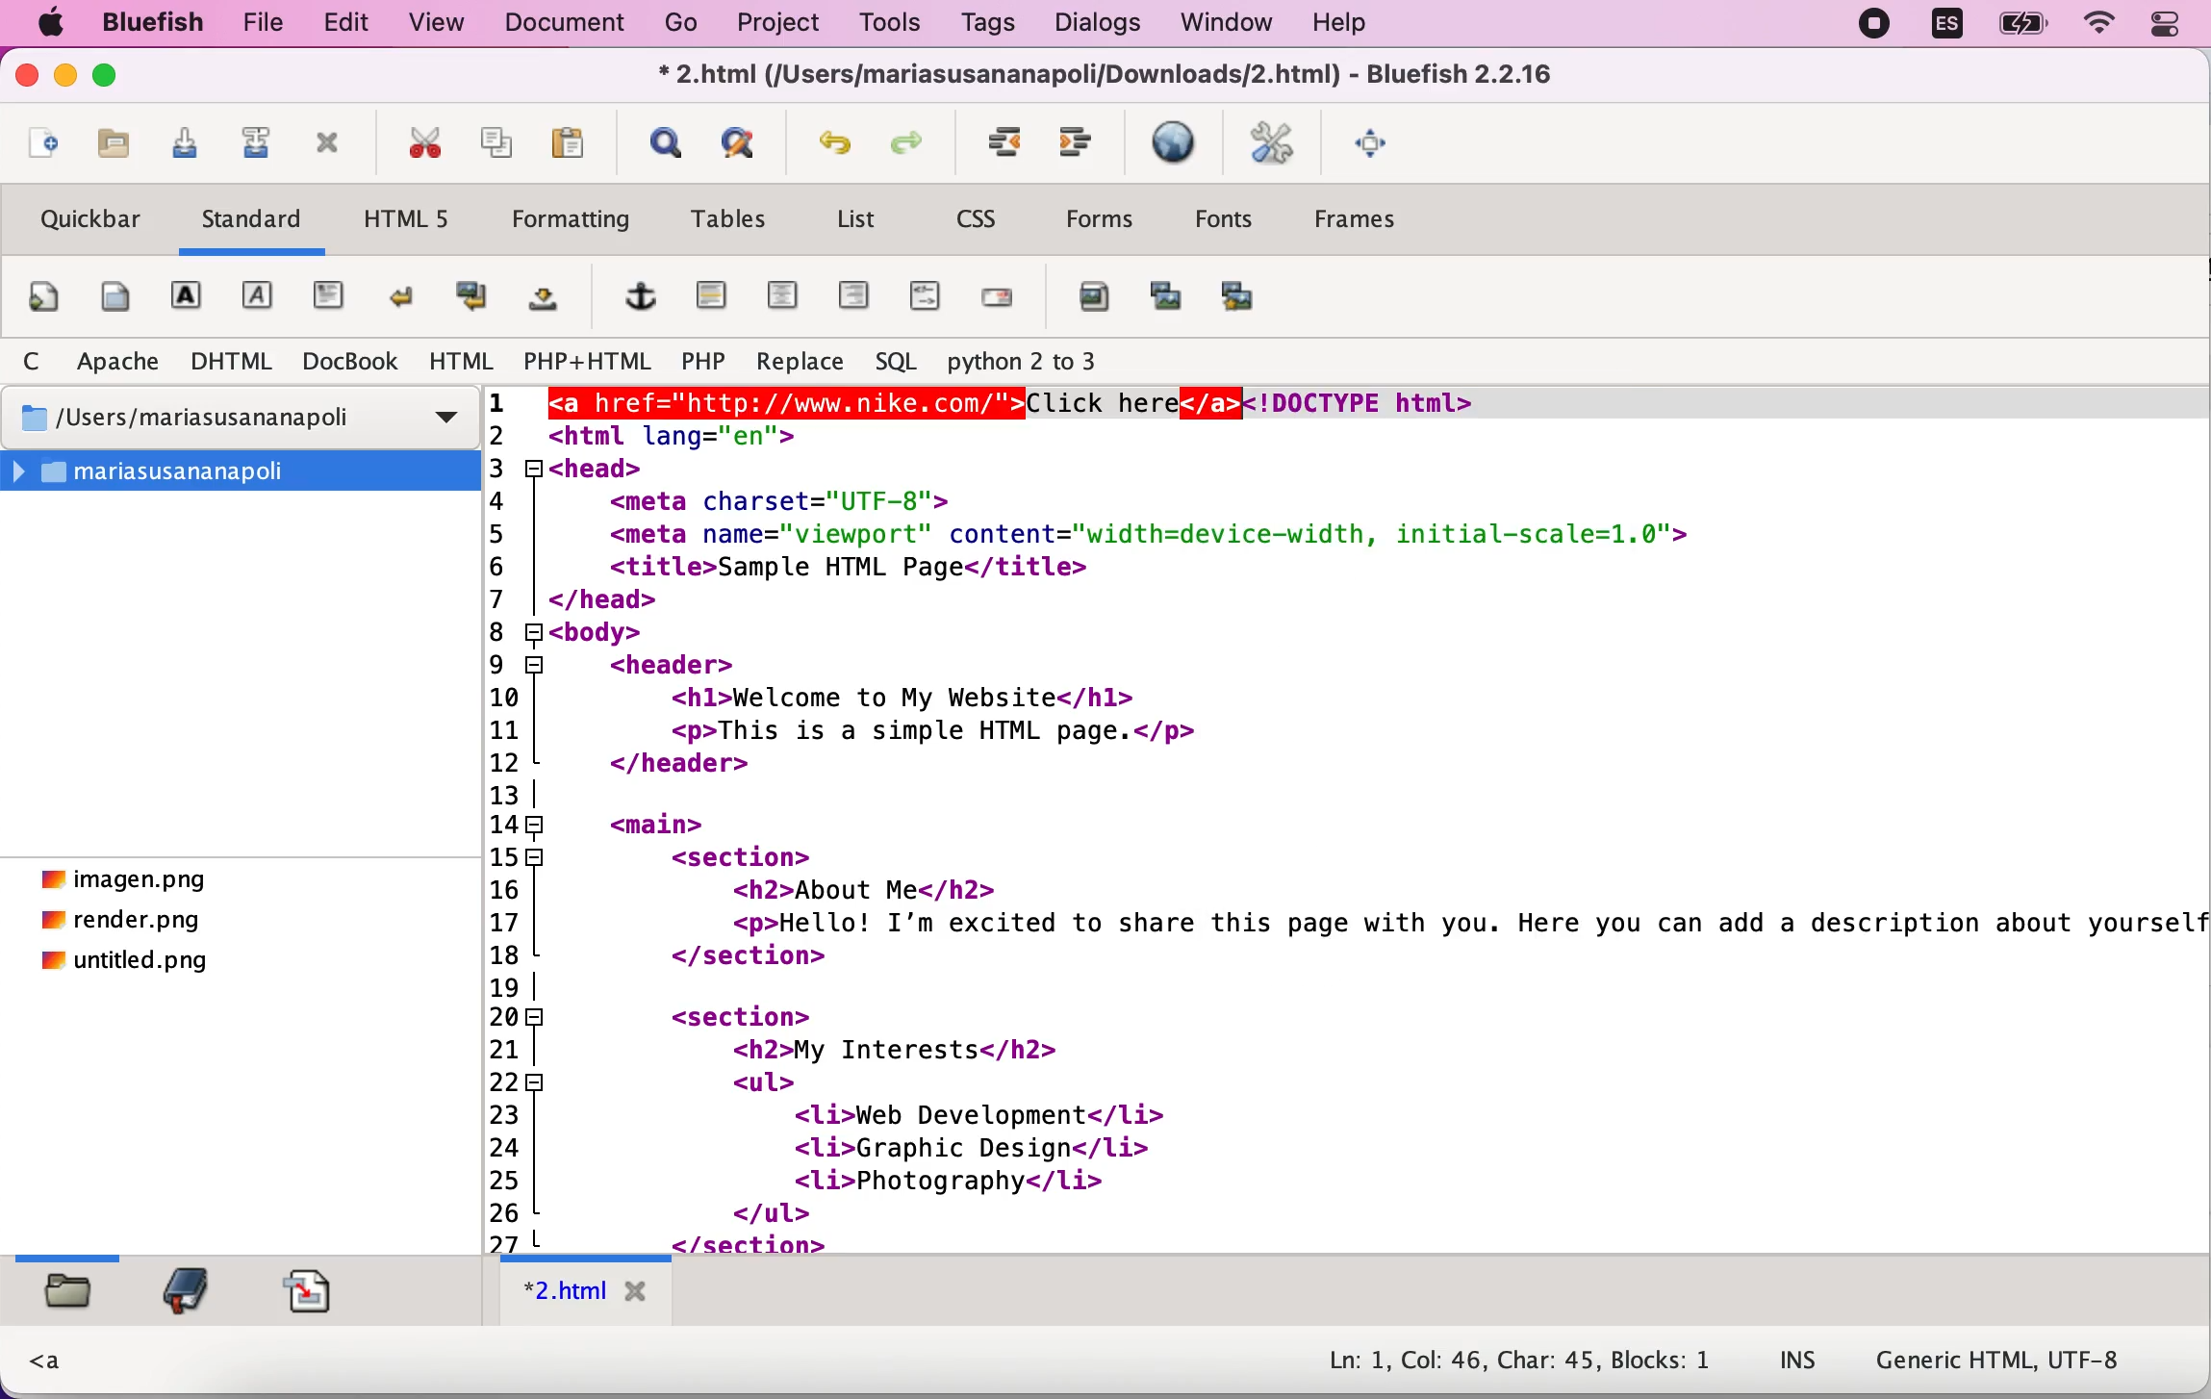 Image resolution: width=2211 pixels, height=1399 pixels. What do you see at coordinates (1507, 1354) in the screenshot?
I see `Ln: 1, Col: 46, Char: 45, Blocks: 1` at bounding box center [1507, 1354].